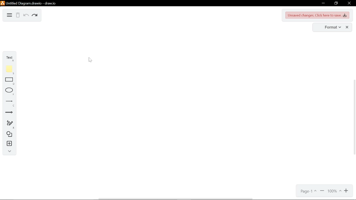  I want to click on untitled diagram.drawio - draw.io, so click(32, 3).